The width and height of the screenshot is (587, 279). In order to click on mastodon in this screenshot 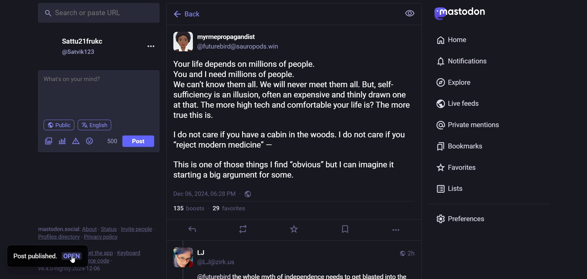, I will do `click(461, 13)`.